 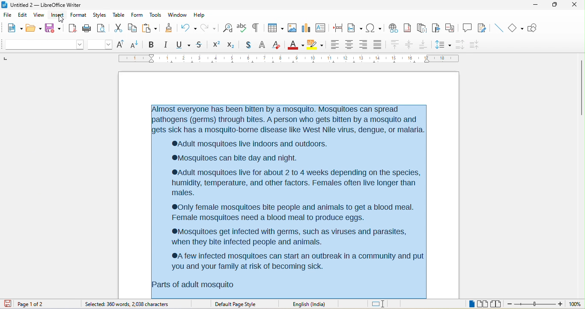 What do you see at coordinates (472, 304) in the screenshot?
I see `single page view` at bounding box center [472, 304].